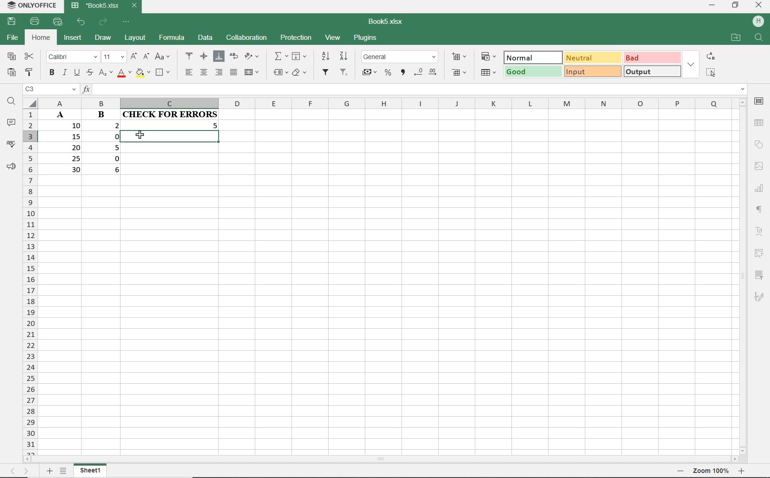 This screenshot has width=770, height=478. Describe the element at coordinates (759, 22) in the screenshot. I see `HP` at that location.